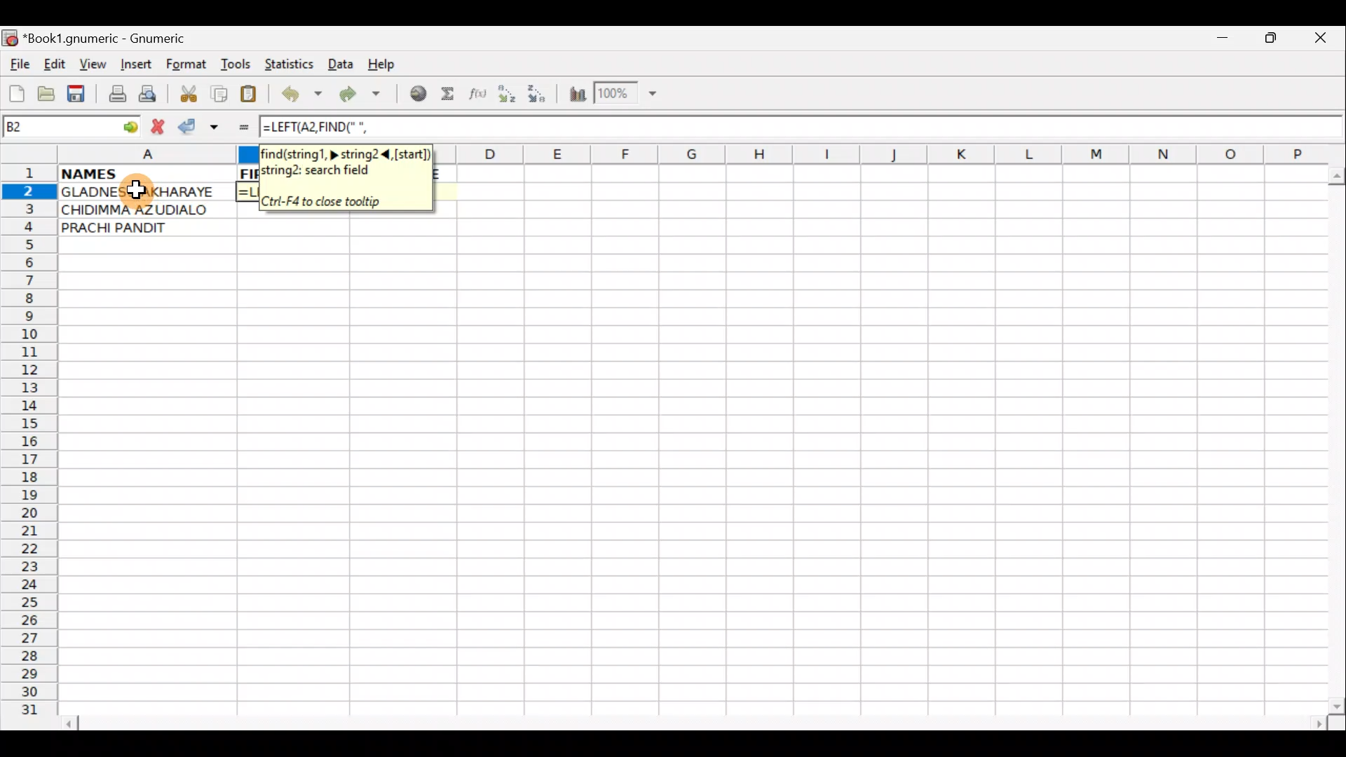 The height and width of the screenshot is (757, 1346). Describe the element at coordinates (382, 64) in the screenshot. I see `Help` at that location.